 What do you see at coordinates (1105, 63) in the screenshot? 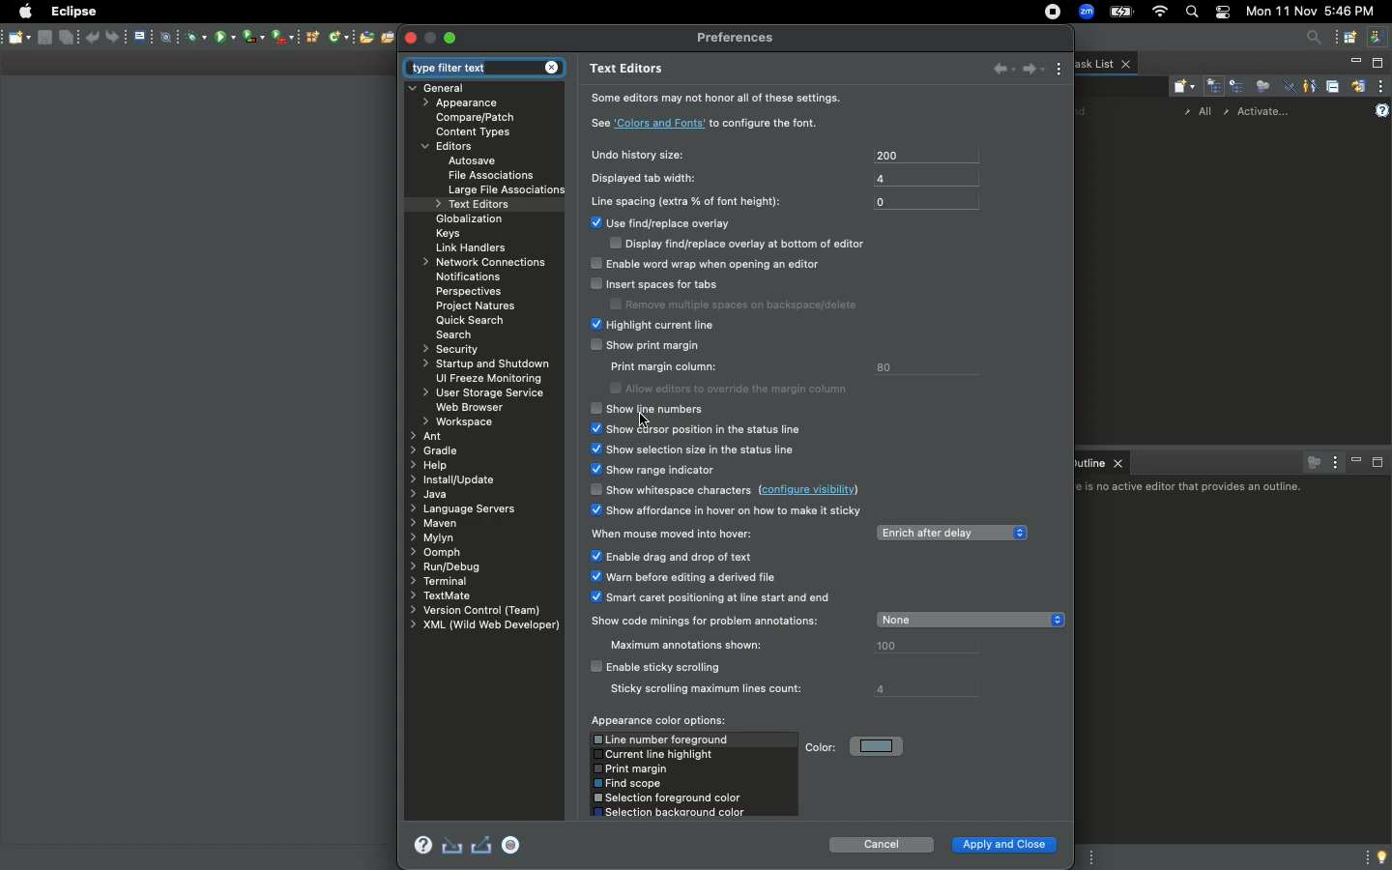
I see `Task list` at bounding box center [1105, 63].